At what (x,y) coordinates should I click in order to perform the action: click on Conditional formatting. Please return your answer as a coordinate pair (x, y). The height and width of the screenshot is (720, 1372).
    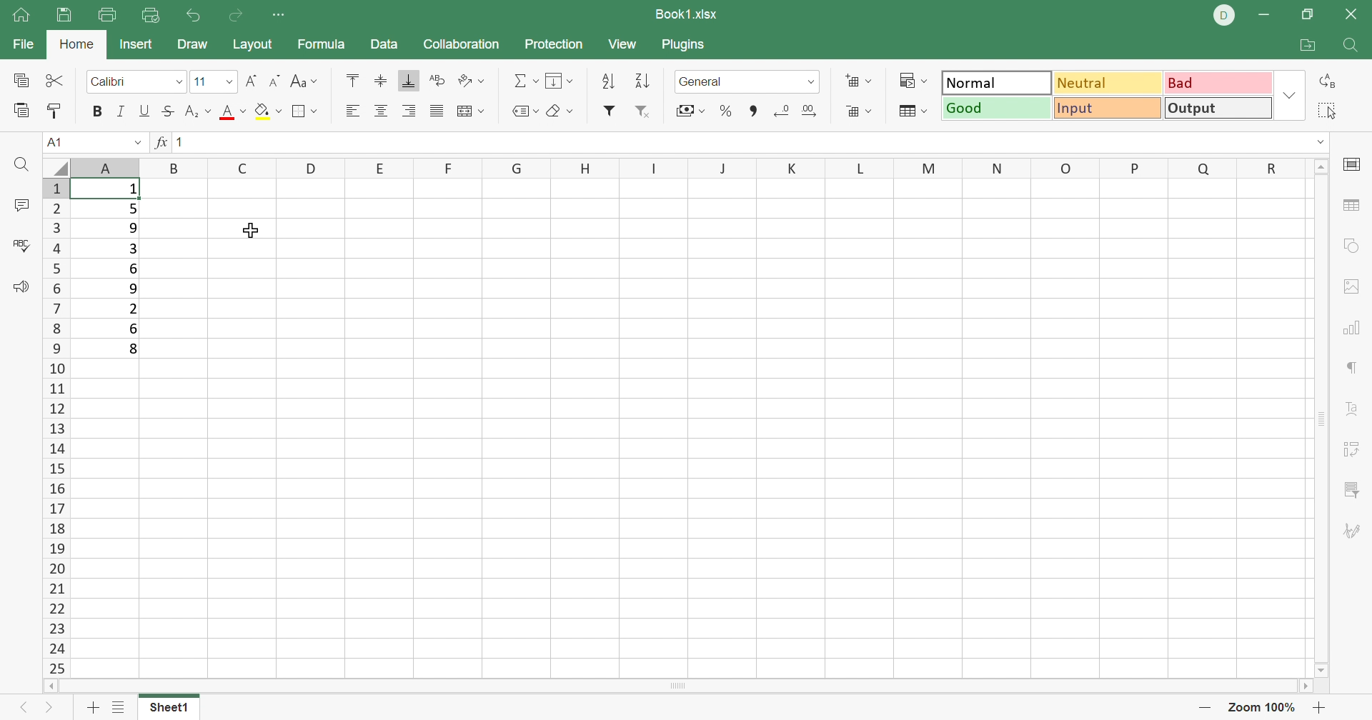
    Looking at the image, I should click on (910, 81).